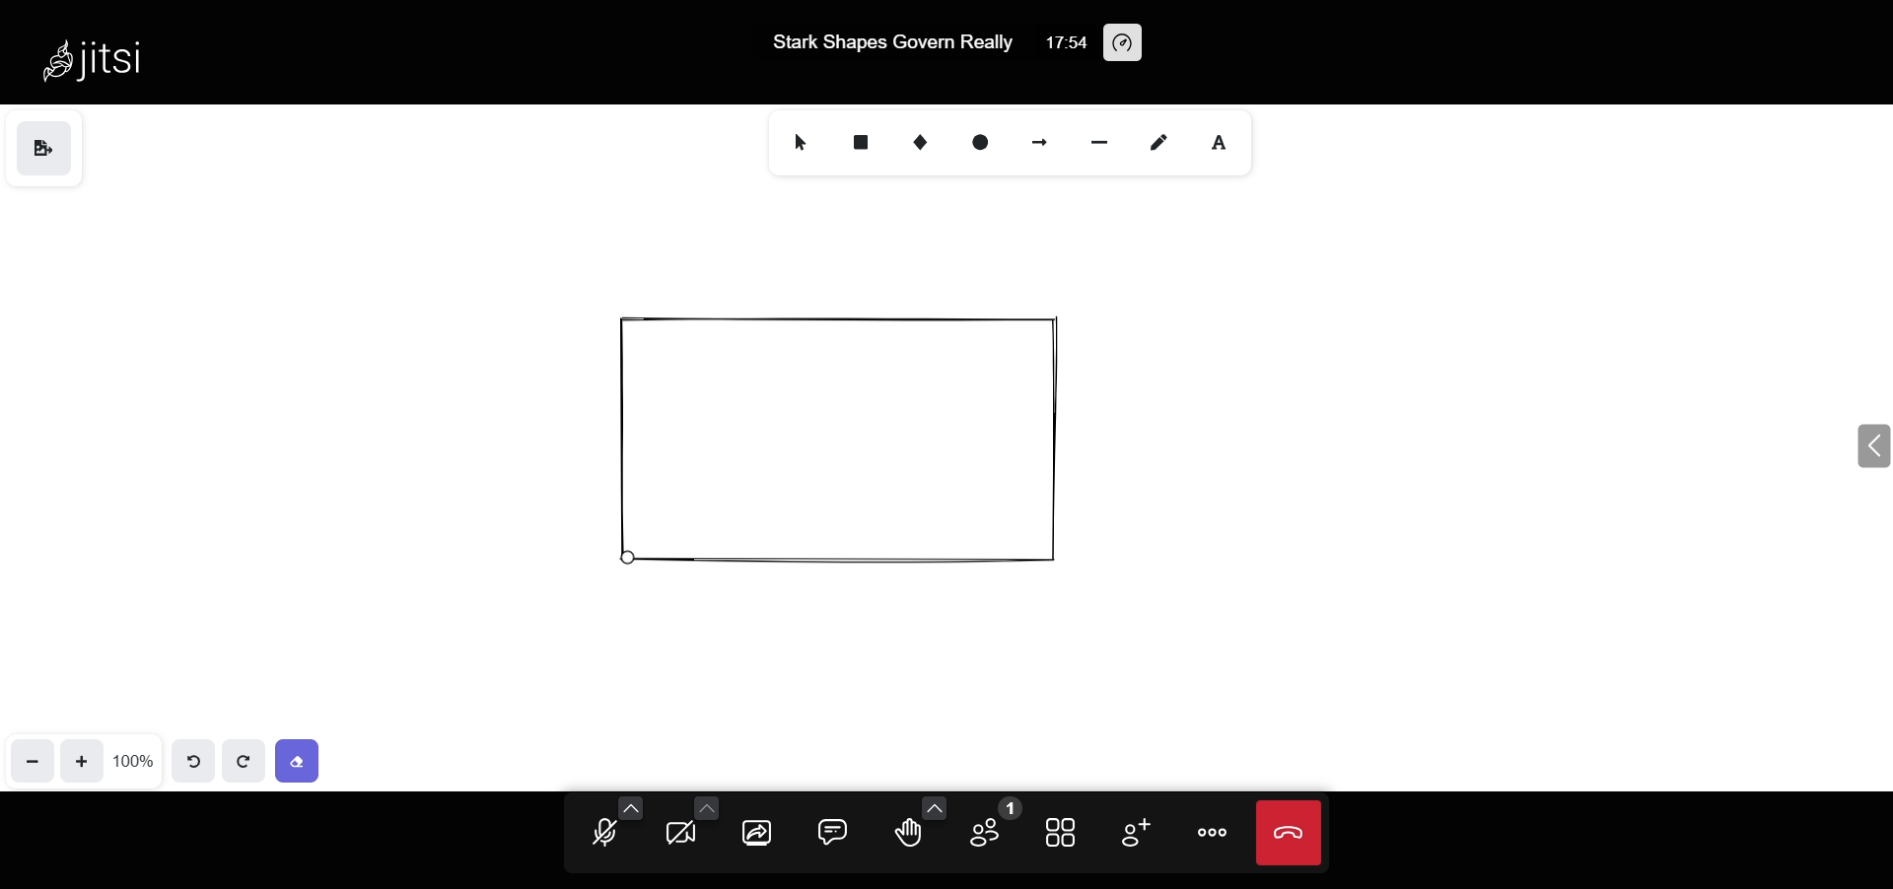  I want to click on leave call, so click(1289, 828).